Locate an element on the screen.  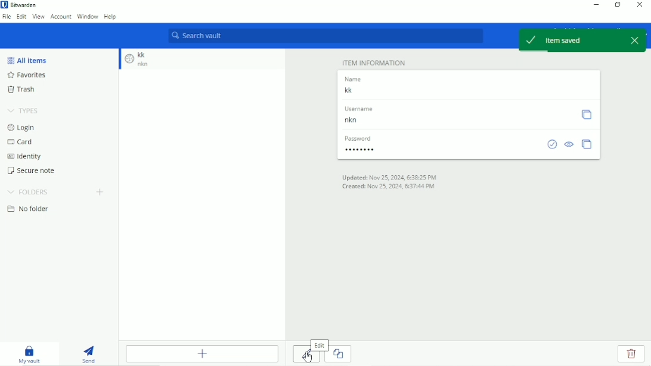
Help is located at coordinates (111, 17).